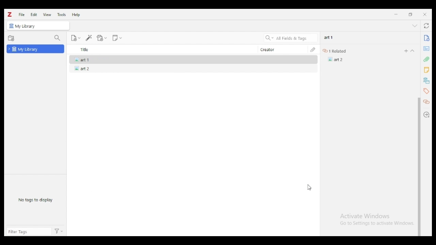 This screenshot has height=245, width=436. I want to click on 1 related, so click(336, 51).